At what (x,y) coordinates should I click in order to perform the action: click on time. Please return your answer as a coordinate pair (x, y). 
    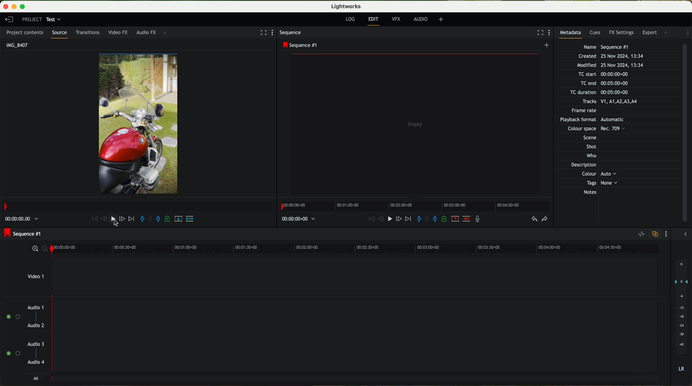
    Looking at the image, I should click on (299, 219).